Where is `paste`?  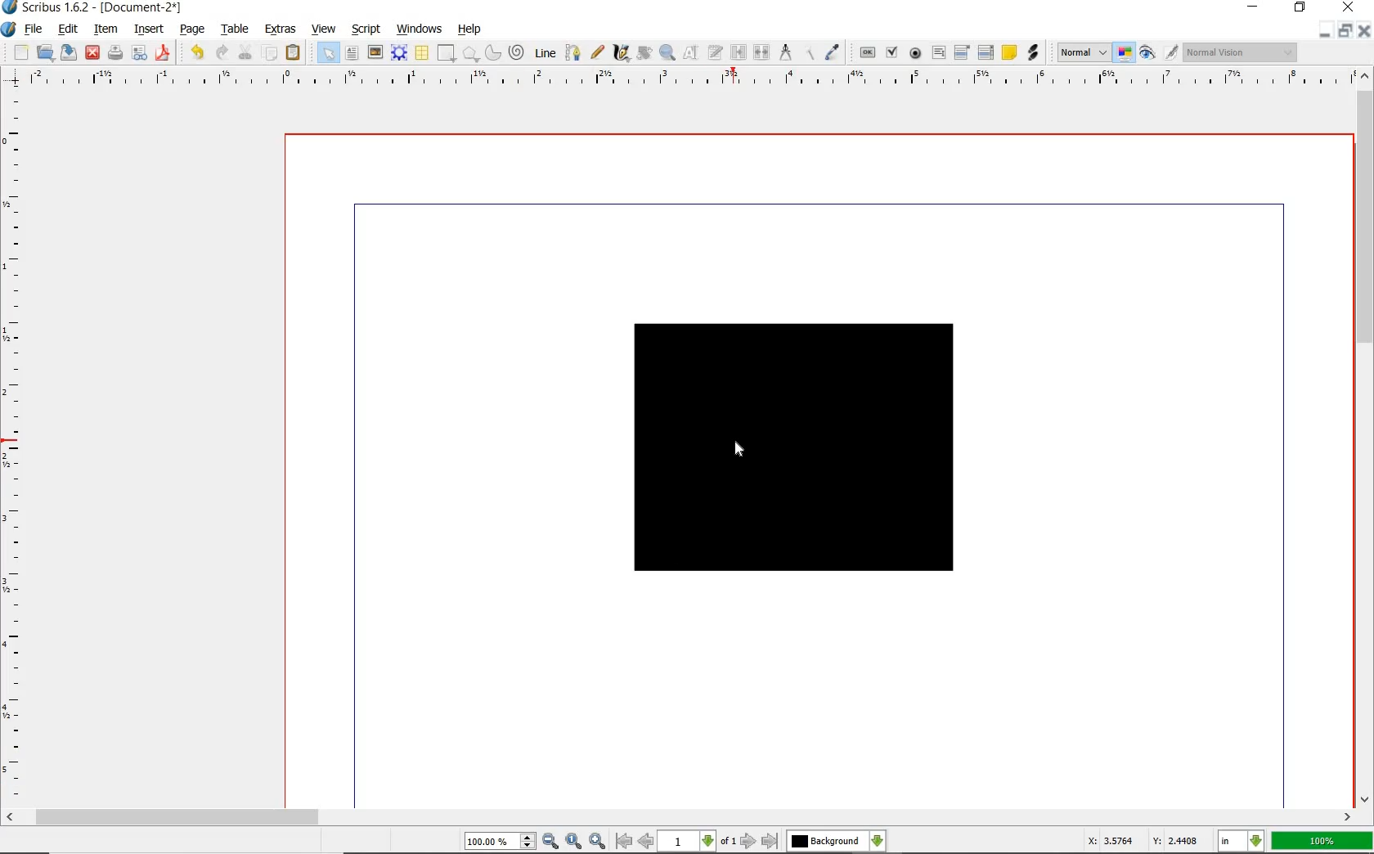
paste is located at coordinates (294, 54).